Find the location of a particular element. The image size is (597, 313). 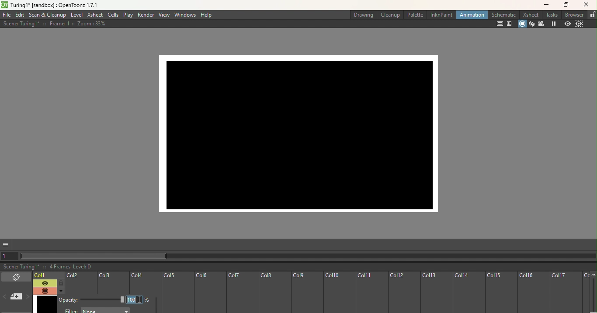

3d View is located at coordinates (531, 24).